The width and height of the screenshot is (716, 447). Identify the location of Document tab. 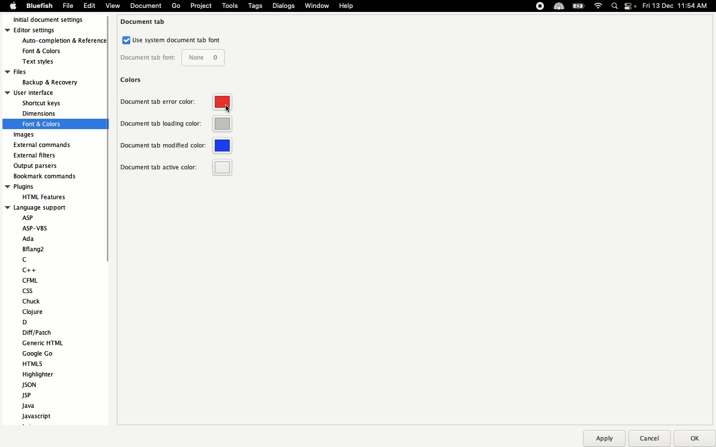
(144, 22).